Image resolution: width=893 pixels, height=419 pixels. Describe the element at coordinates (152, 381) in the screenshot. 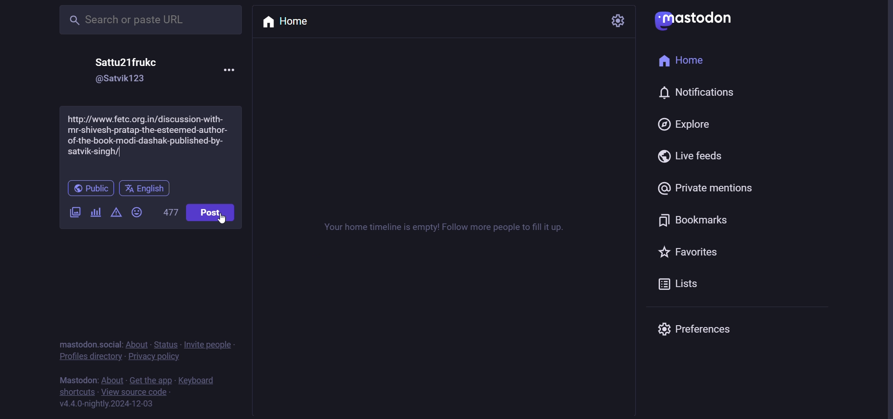

I see `get the app` at that location.